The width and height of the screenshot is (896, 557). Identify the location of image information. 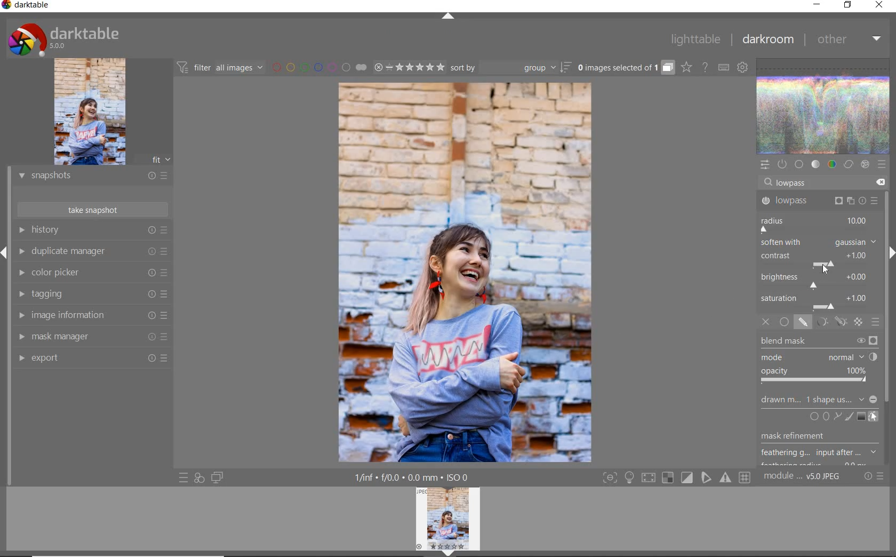
(91, 317).